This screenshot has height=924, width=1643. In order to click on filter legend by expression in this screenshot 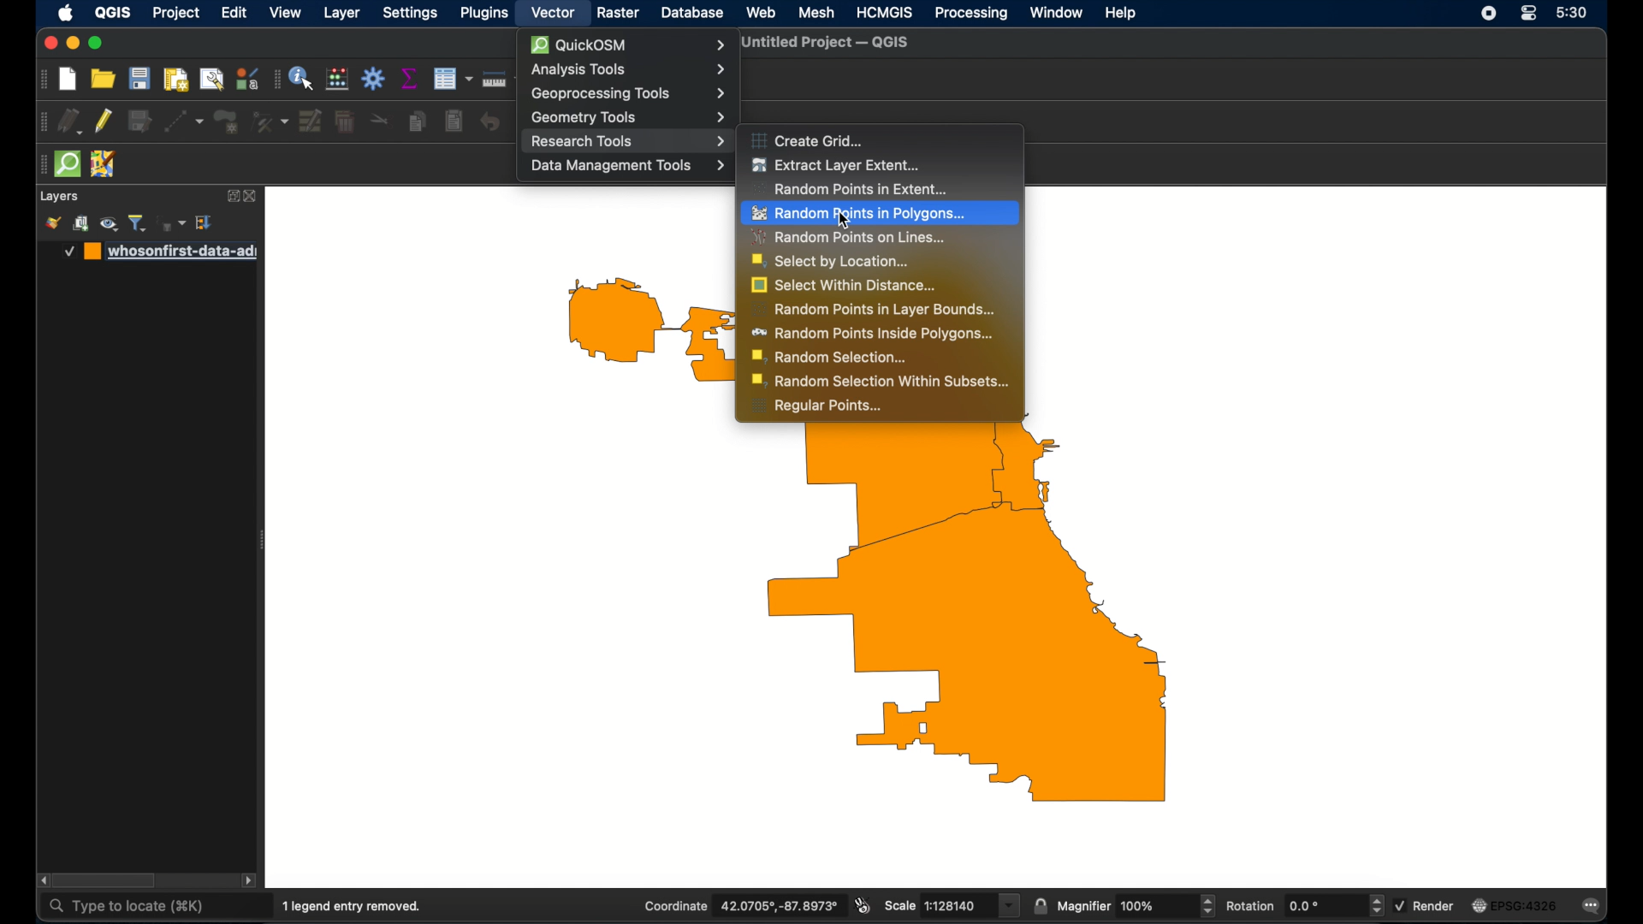, I will do `click(172, 223)`.